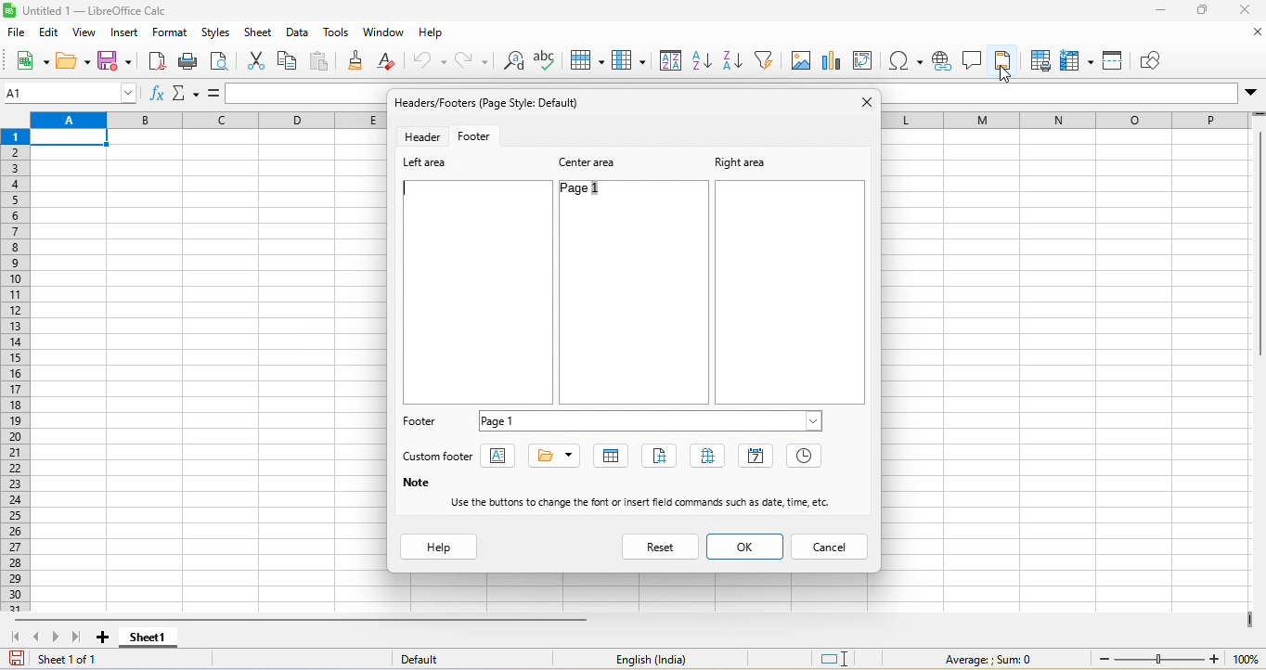  What do you see at coordinates (1247, 35) in the screenshot?
I see `close` at bounding box center [1247, 35].